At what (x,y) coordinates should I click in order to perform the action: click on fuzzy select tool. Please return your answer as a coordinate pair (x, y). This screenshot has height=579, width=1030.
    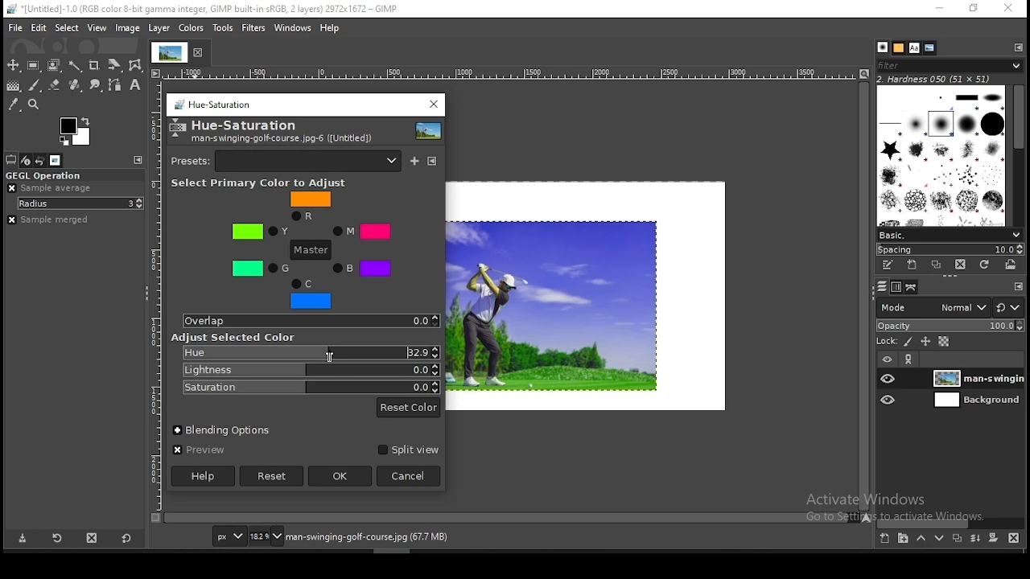
    Looking at the image, I should click on (74, 66).